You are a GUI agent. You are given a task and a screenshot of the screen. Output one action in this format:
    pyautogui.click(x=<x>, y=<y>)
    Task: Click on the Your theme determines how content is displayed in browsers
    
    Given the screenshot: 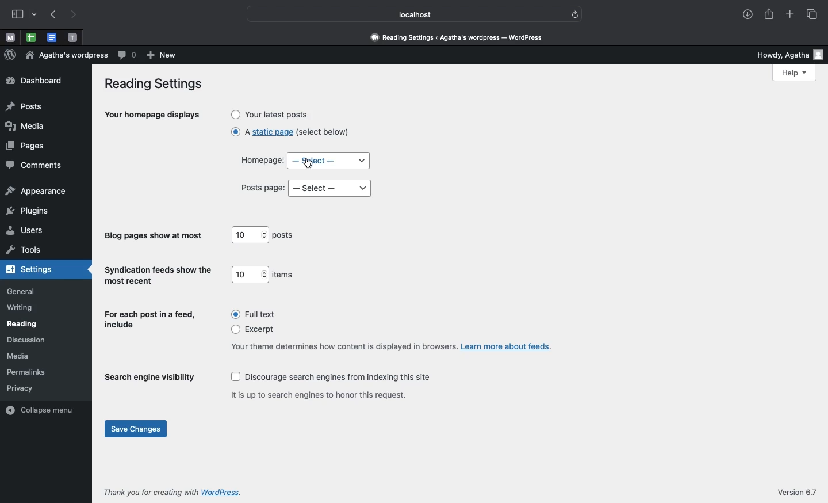 What is the action you would take?
    pyautogui.click(x=390, y=346)
    